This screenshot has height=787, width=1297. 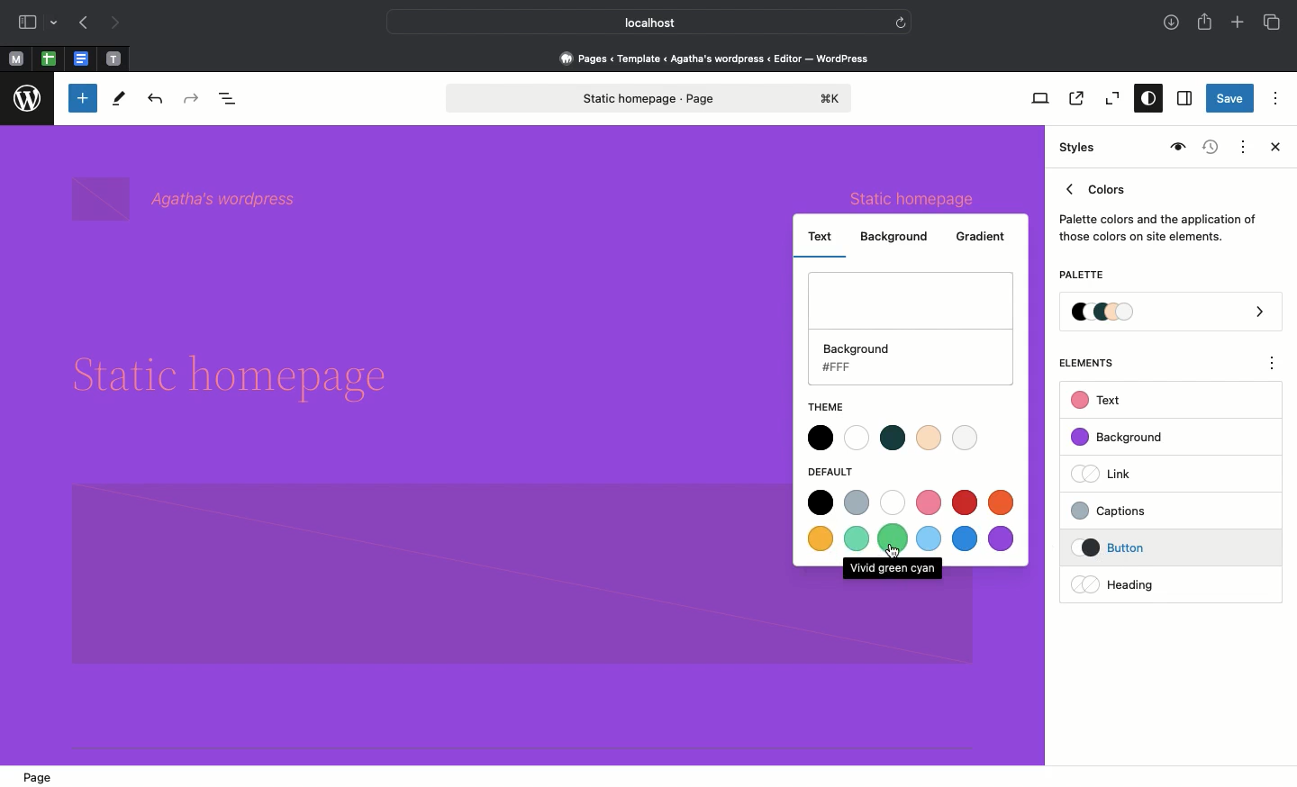 I want to click on Palette, so click(x=1172, y=313).